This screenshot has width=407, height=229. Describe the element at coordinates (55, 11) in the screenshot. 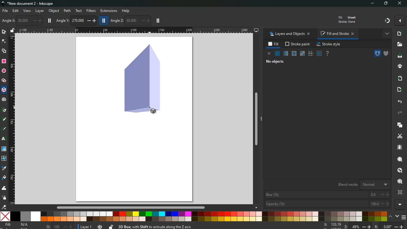

I see `object` at that location.